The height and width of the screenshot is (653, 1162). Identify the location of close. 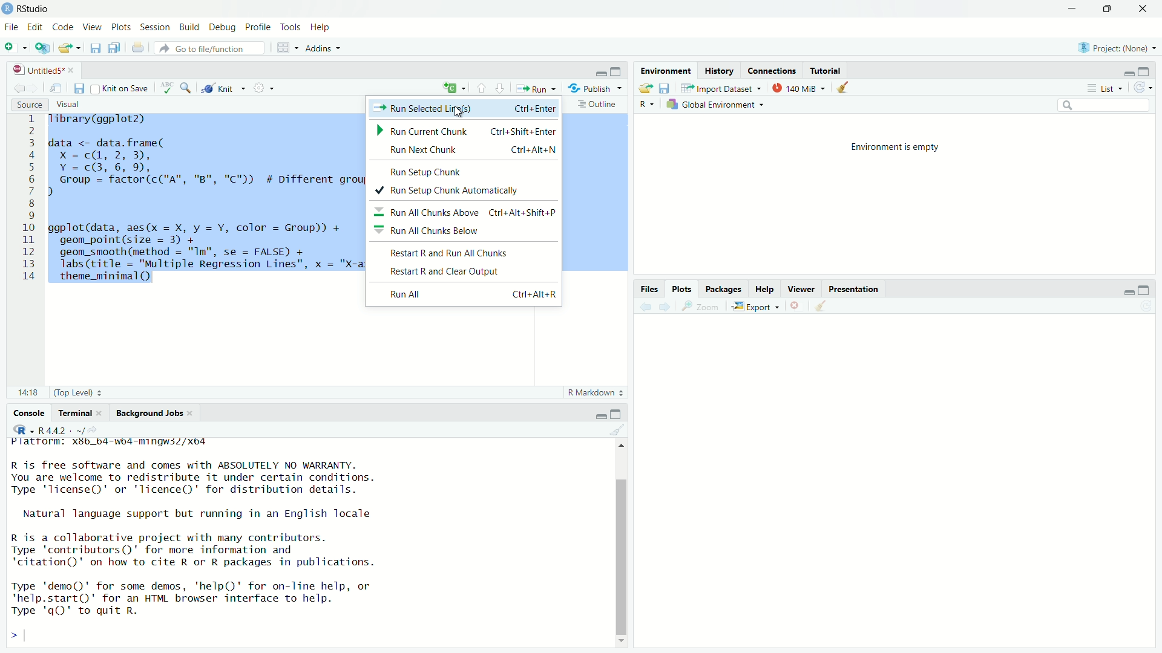
(1147, 9).